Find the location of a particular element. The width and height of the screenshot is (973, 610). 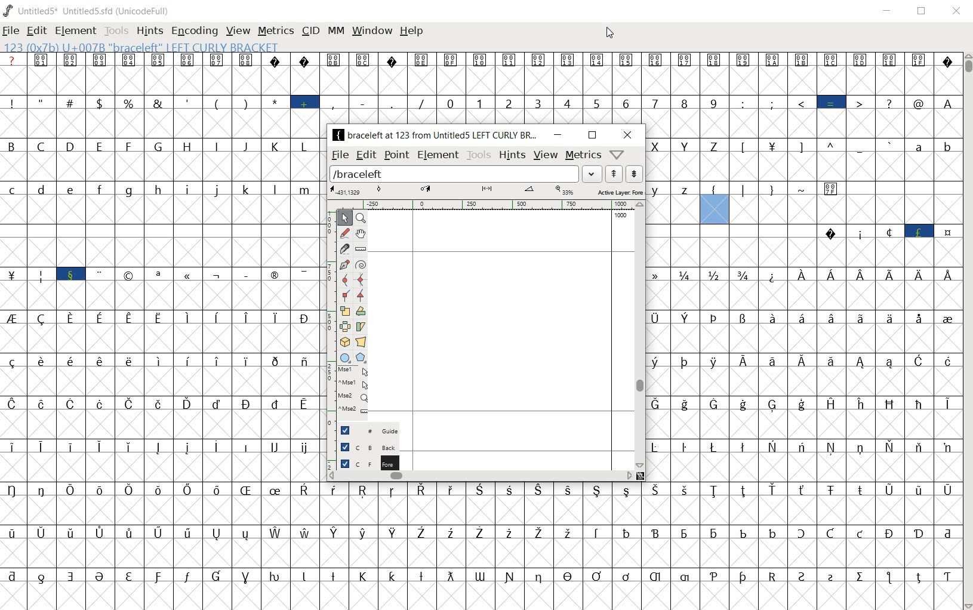

minimize is located at coordinates (889, 11).